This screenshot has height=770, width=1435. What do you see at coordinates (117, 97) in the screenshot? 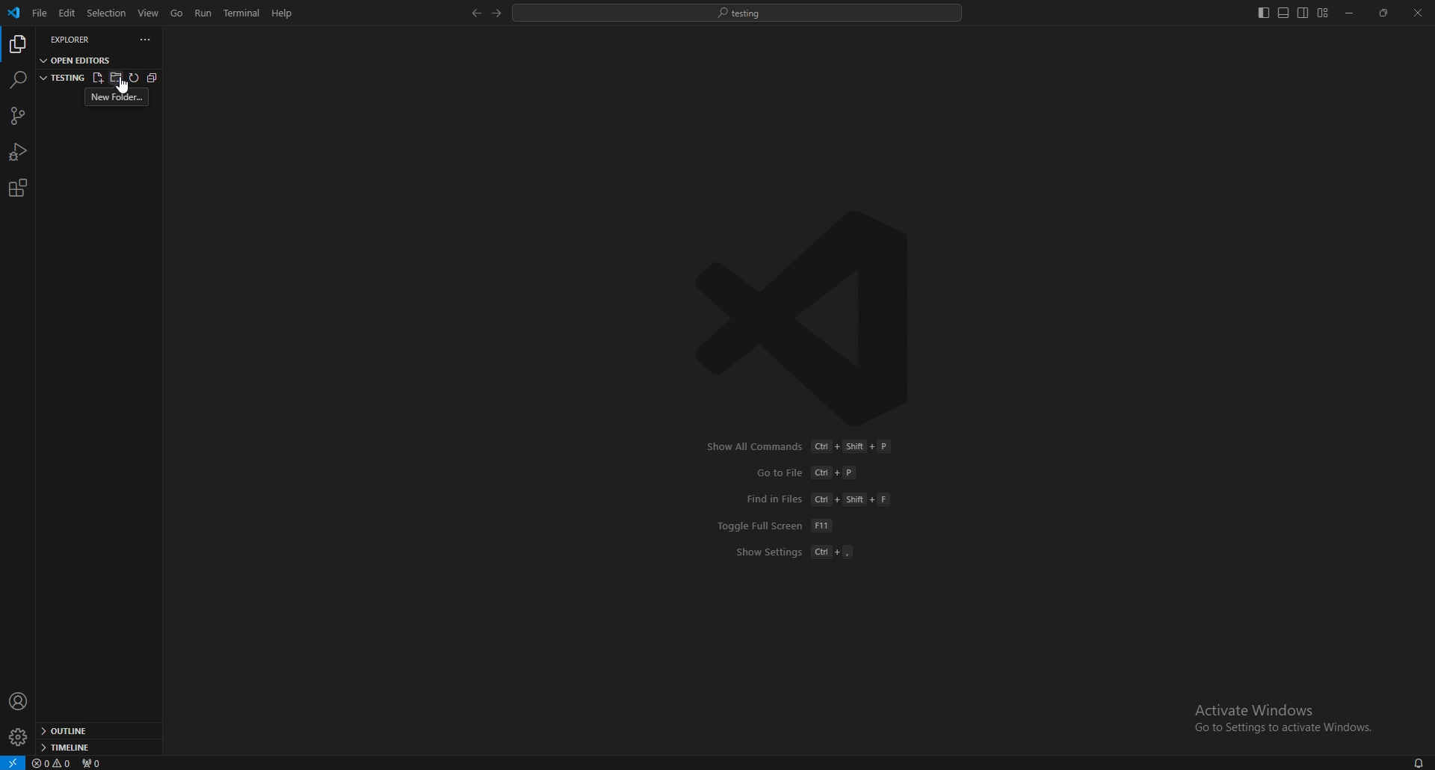
I see `tooltip` at bounding box center [117, 97].